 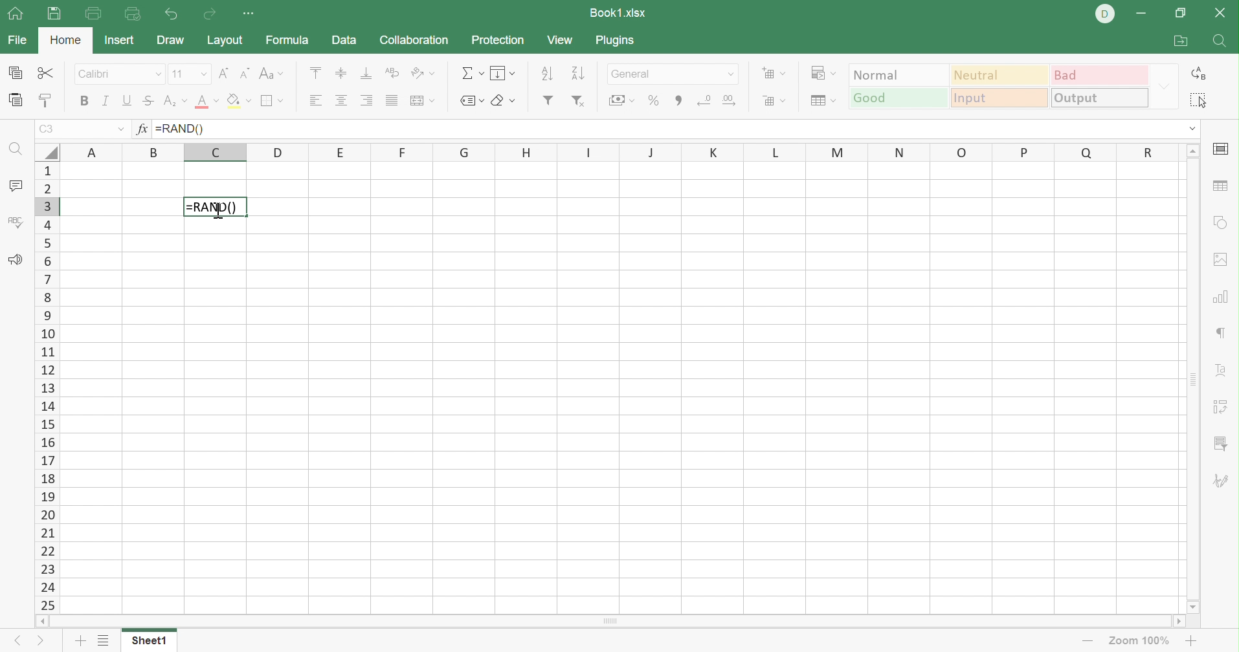 I want to click on Scroll right, so click(x=1179, y=621).